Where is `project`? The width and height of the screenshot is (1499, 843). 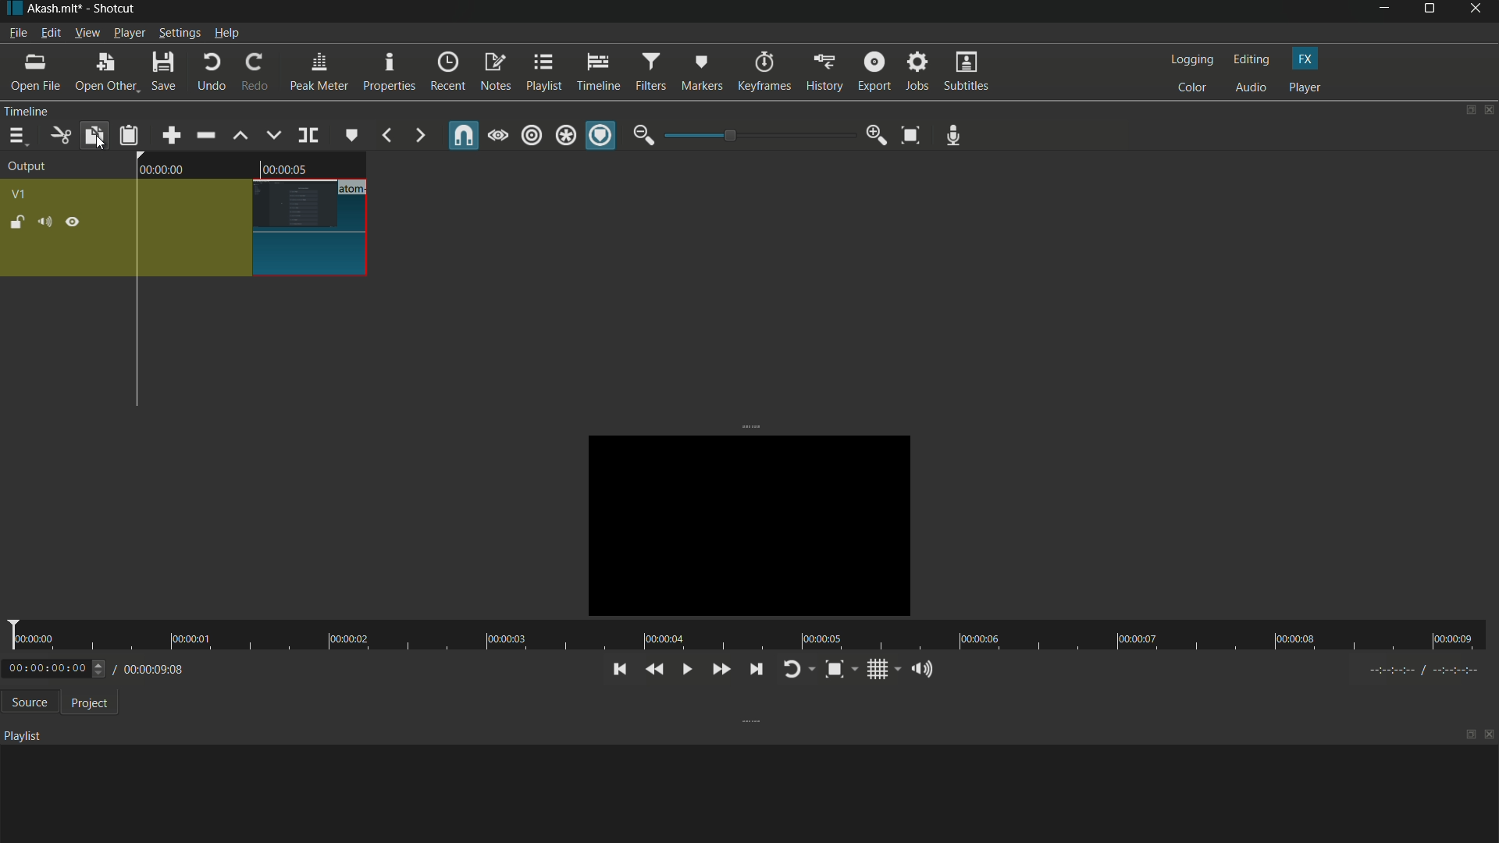
project is located at coordinates (86, 702).